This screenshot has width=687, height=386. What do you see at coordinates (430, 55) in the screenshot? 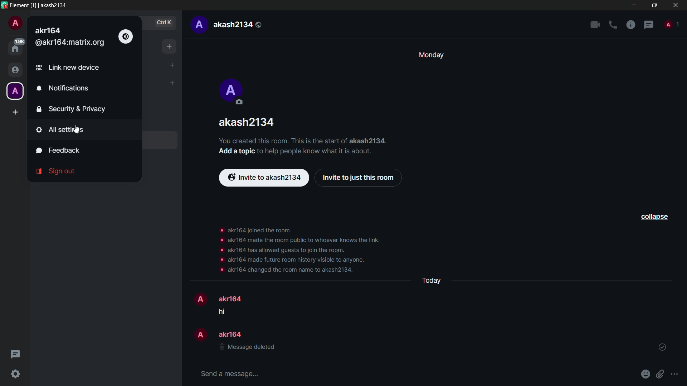
I see `day` at bounding box center [430, 55].